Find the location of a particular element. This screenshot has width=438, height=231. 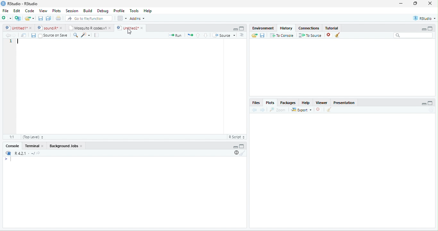

forward is located at coordinates (15, 36).